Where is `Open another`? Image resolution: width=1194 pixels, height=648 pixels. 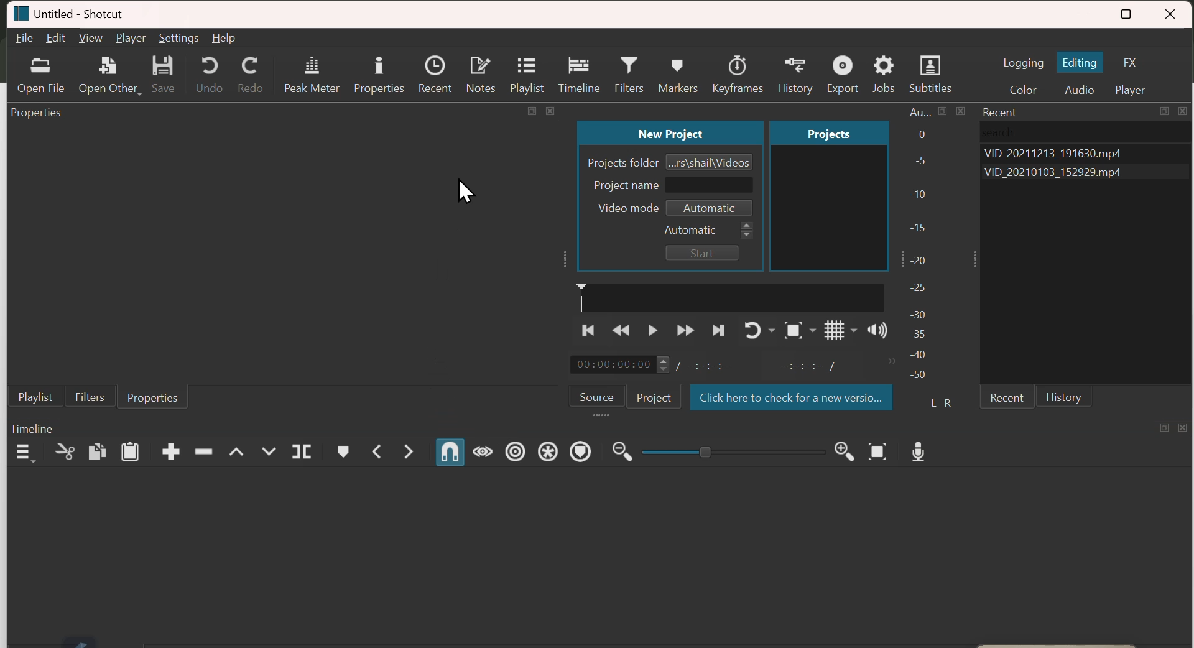 Open another is located at coordinates (110, 73).